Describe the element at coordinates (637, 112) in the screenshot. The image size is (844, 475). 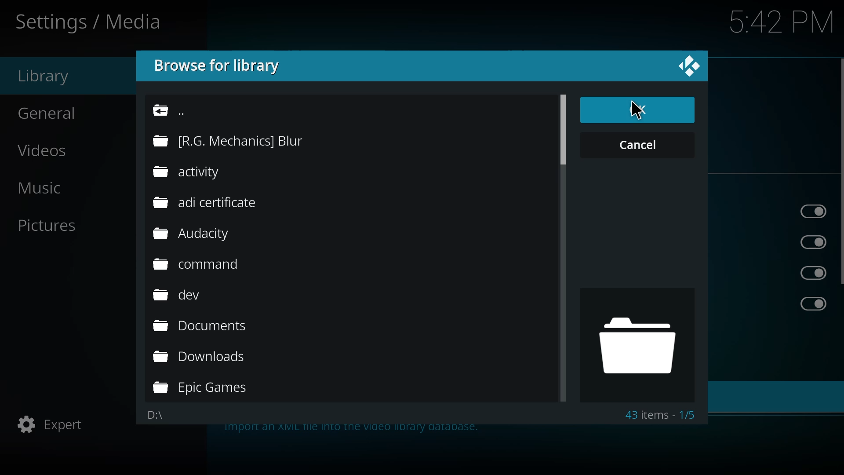
I see `cursor` at that location.